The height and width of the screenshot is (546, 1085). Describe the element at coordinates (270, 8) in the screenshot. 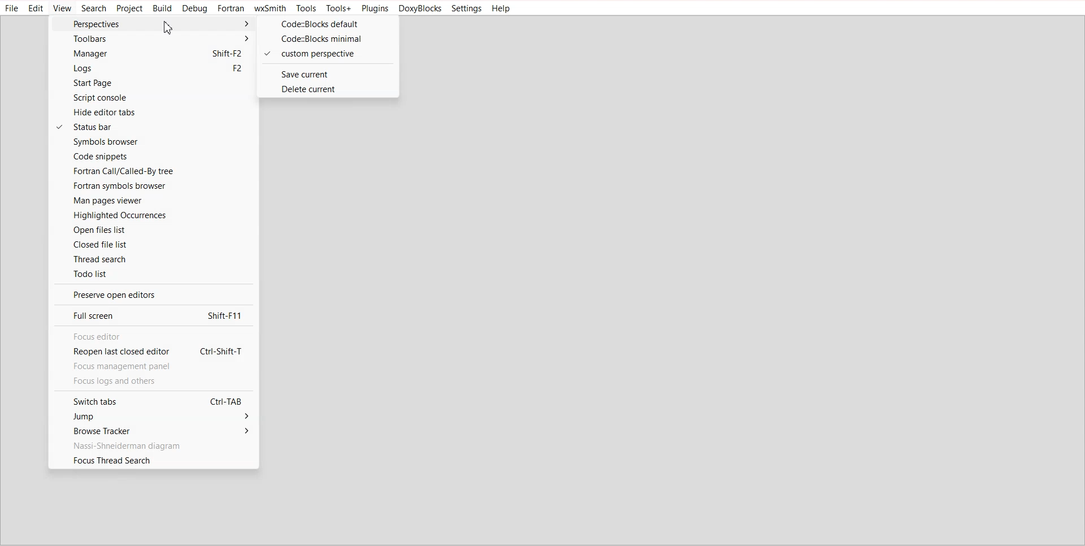

I see `wxSmith` at that location.